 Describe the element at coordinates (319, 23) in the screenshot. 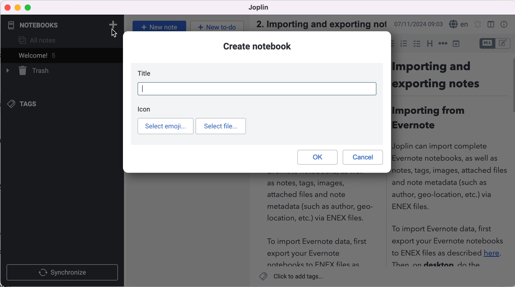

I see `2. Importing and exporting not` at that location.